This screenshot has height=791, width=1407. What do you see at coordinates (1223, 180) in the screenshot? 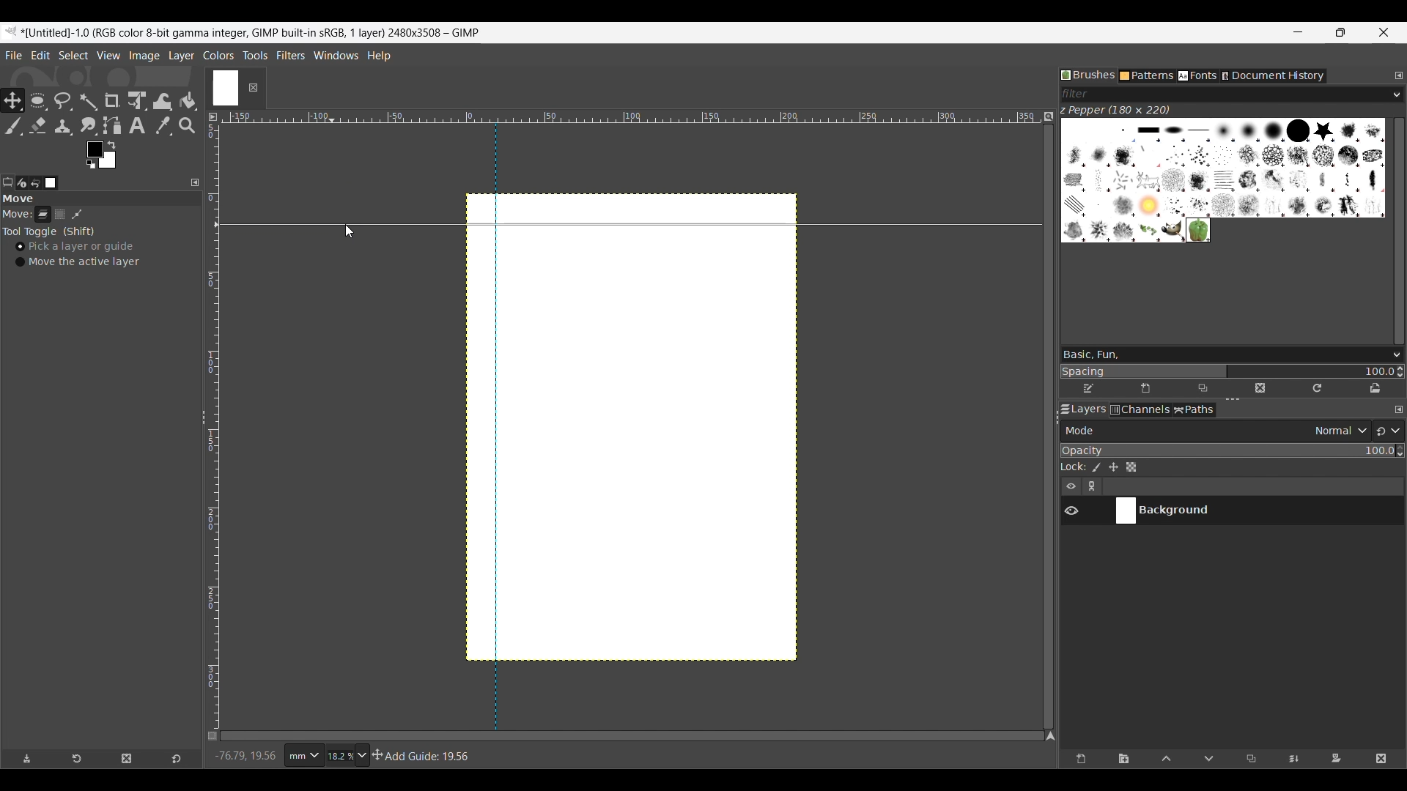
I see `Current brush options` at bounding box center [1223, 180].